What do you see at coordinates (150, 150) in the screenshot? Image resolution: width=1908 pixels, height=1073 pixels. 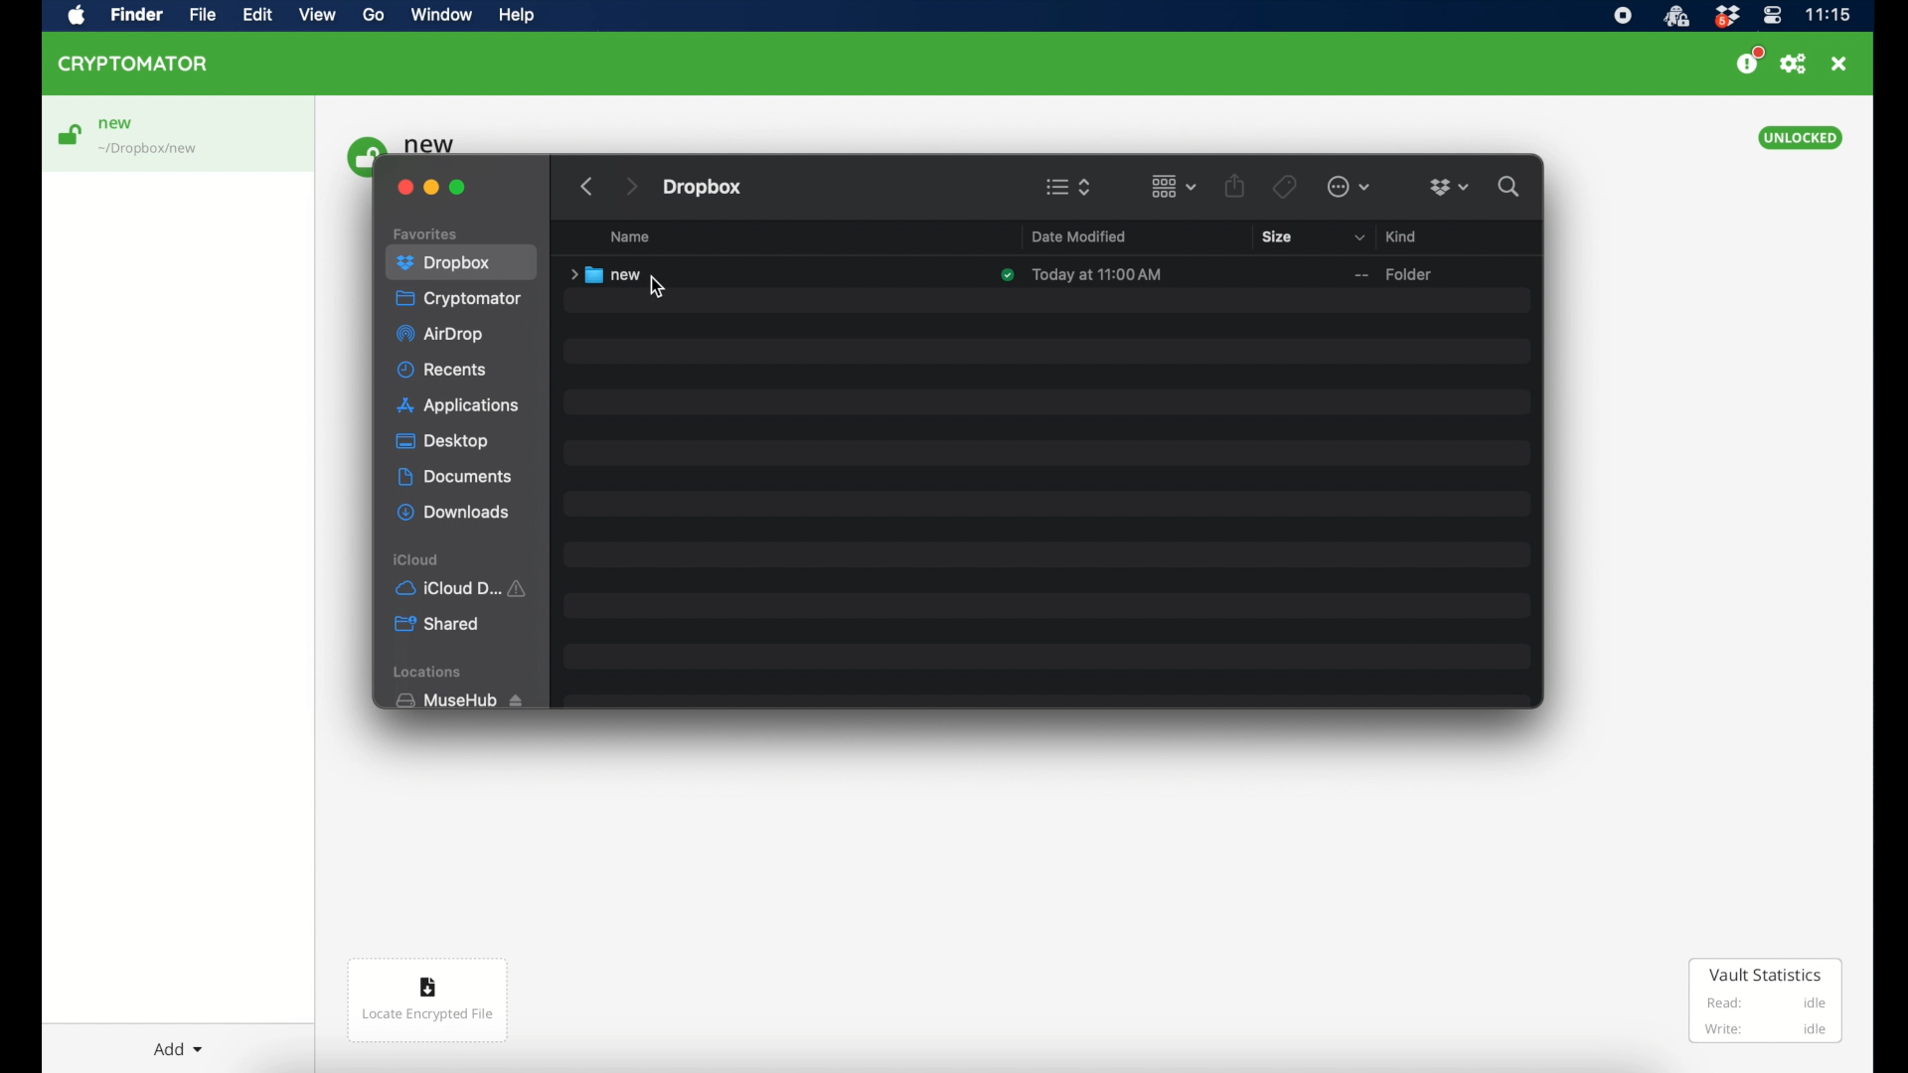 I see `location` at bounding box center [150, 150].